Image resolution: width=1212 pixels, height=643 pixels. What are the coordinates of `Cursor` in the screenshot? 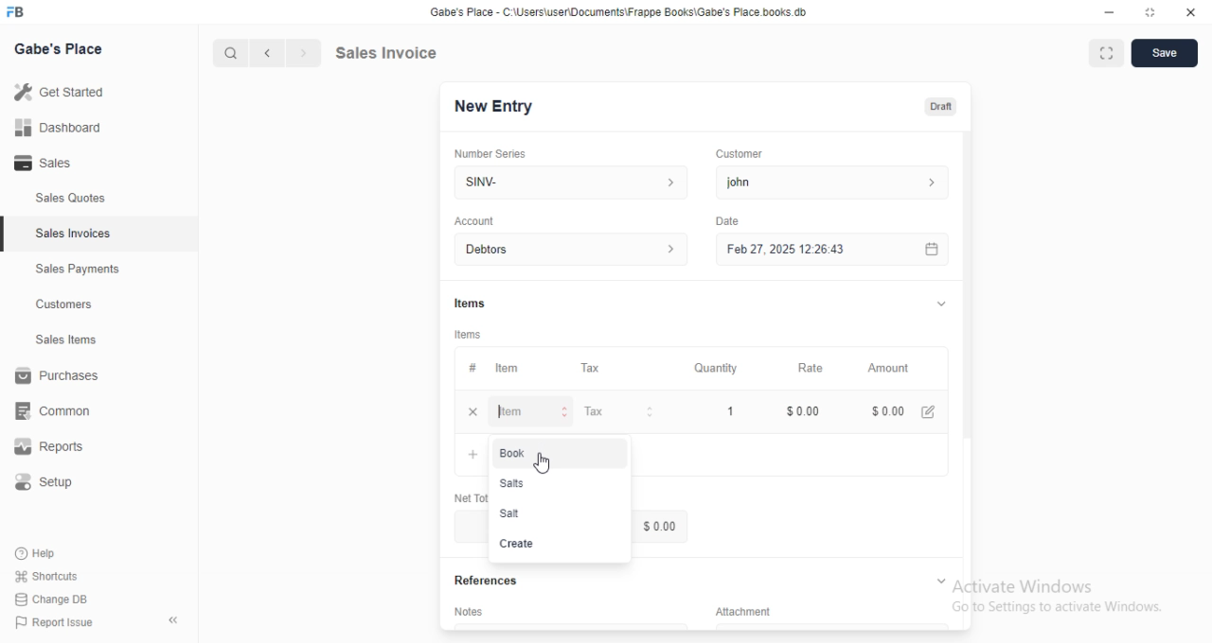 It's located at (546, 464).